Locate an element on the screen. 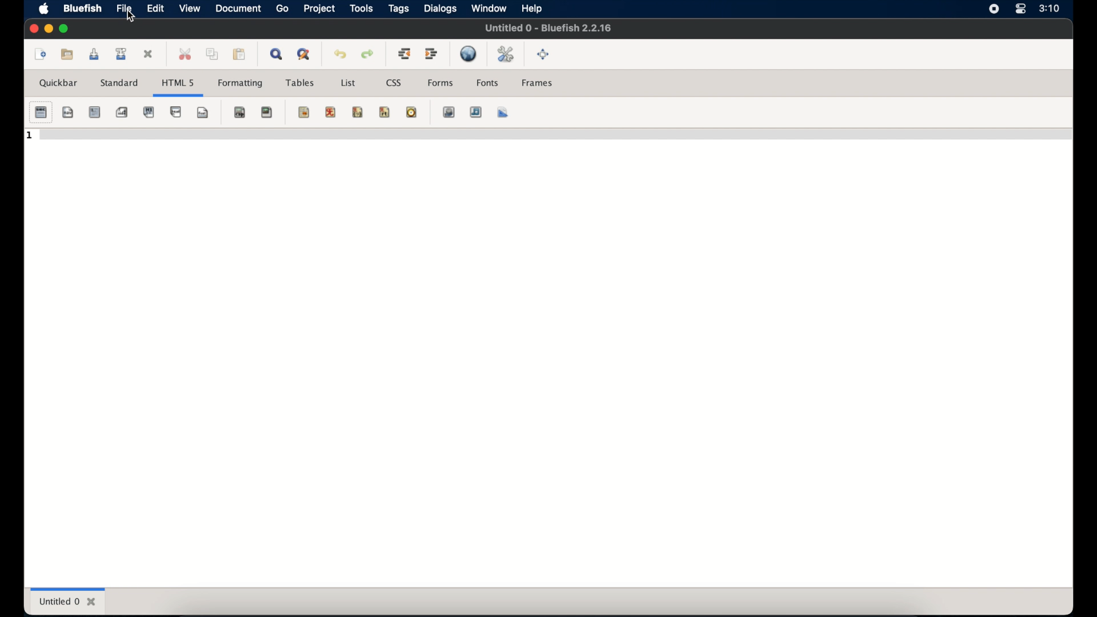 This screenshot has height=617, width=1097. mark is located at coordinates (305, 112).